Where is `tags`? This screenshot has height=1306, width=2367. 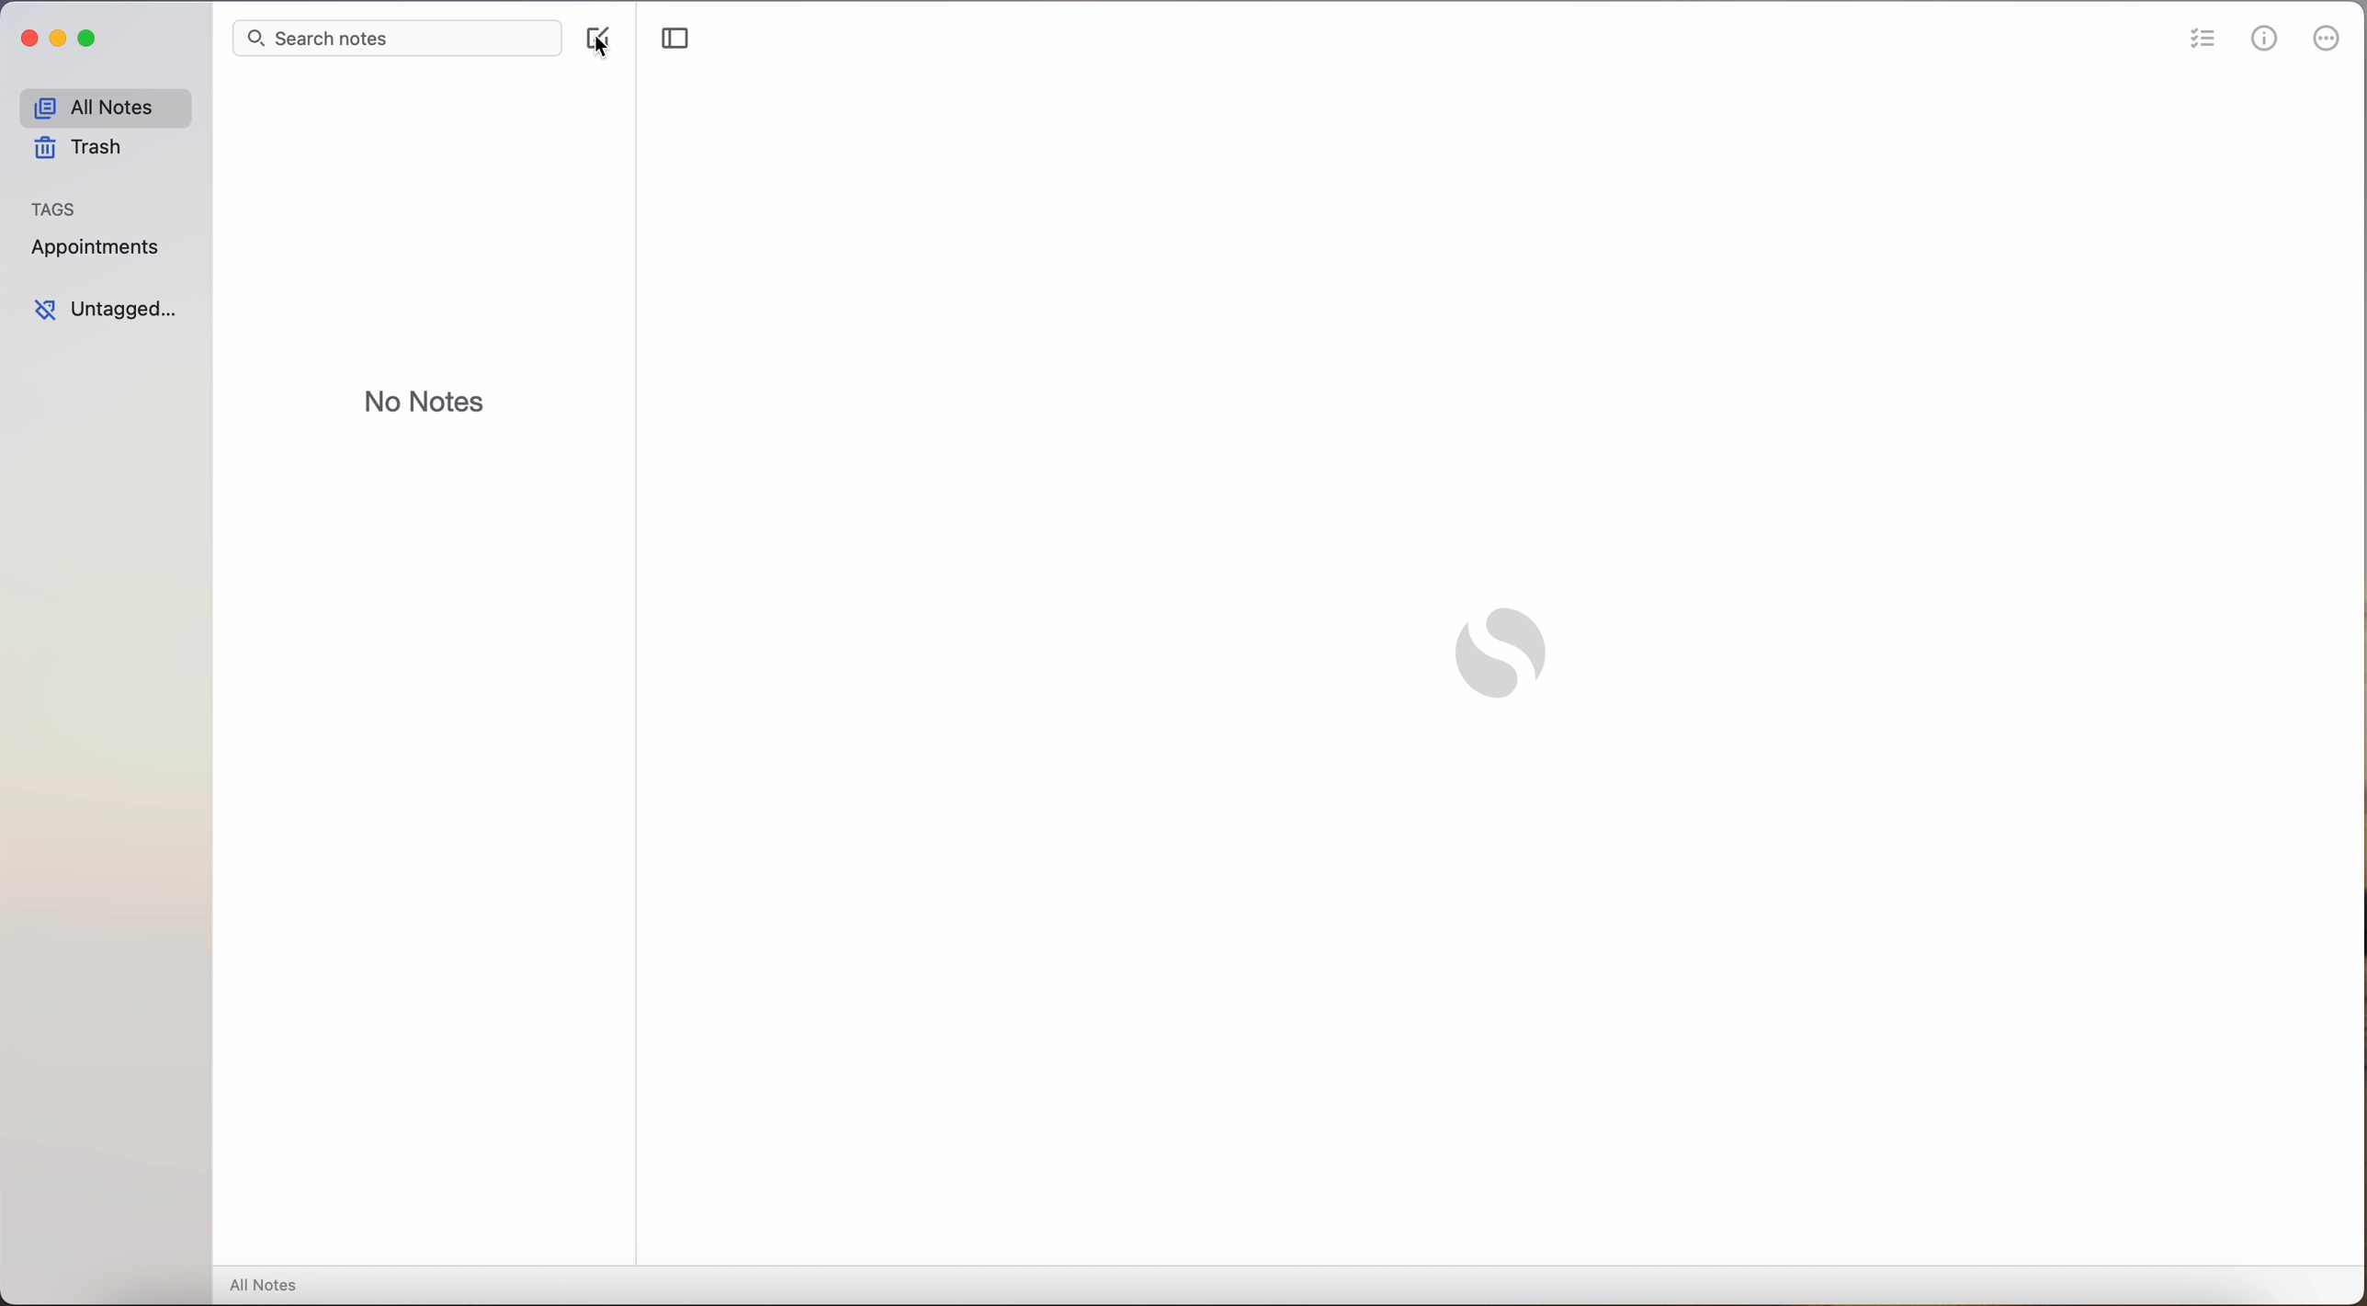 tags is located at coordinates (54, 207).